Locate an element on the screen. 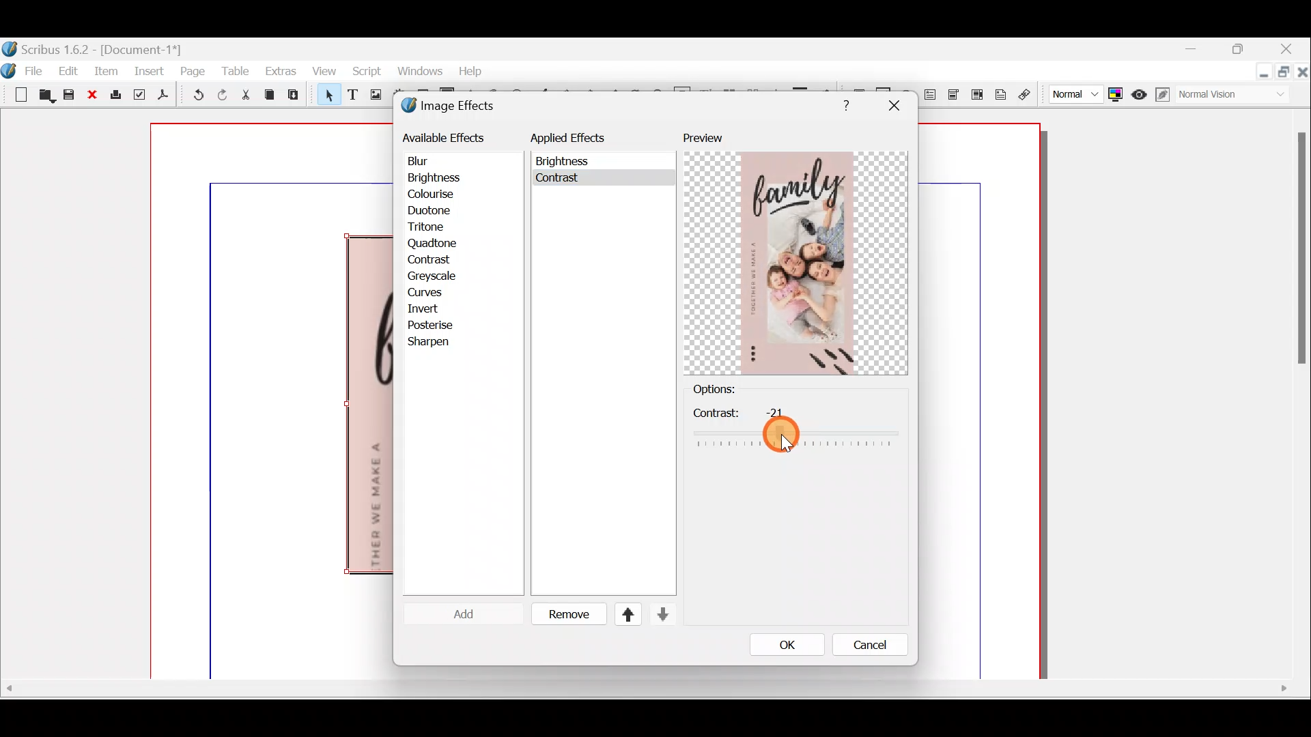 The height and width of the screenshot is (737, 1311). OK is located at coordinates (787, 644).